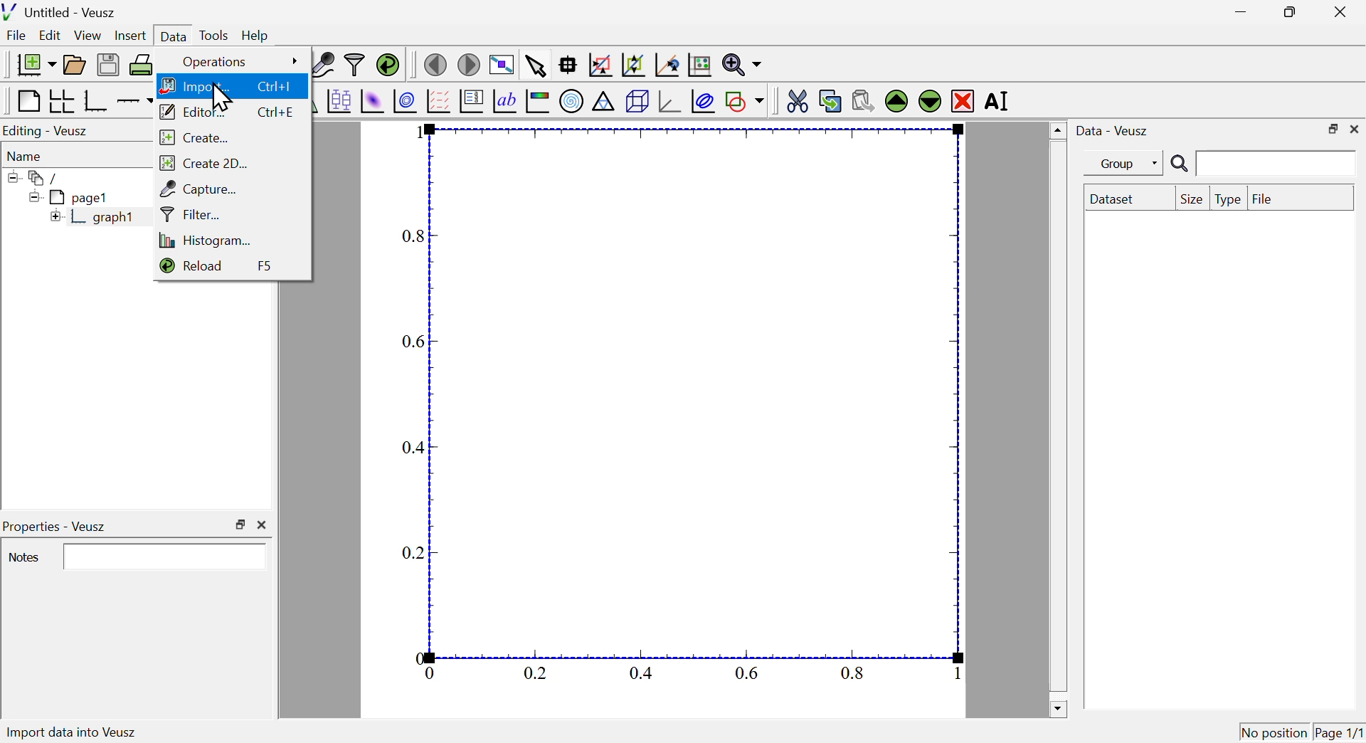  What do you see at coordinates (423, 135) in the screenshot?
I see `1` at bounding box center [423, 135].